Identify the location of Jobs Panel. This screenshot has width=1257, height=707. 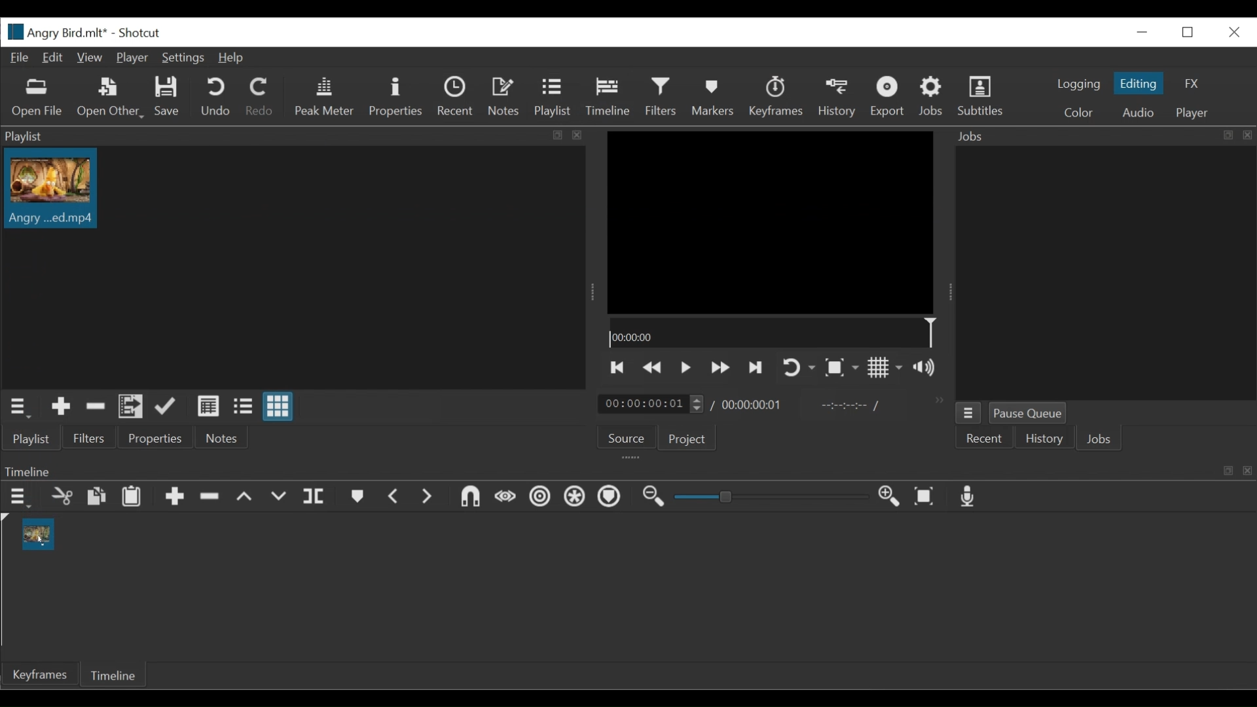
(1103, 136).